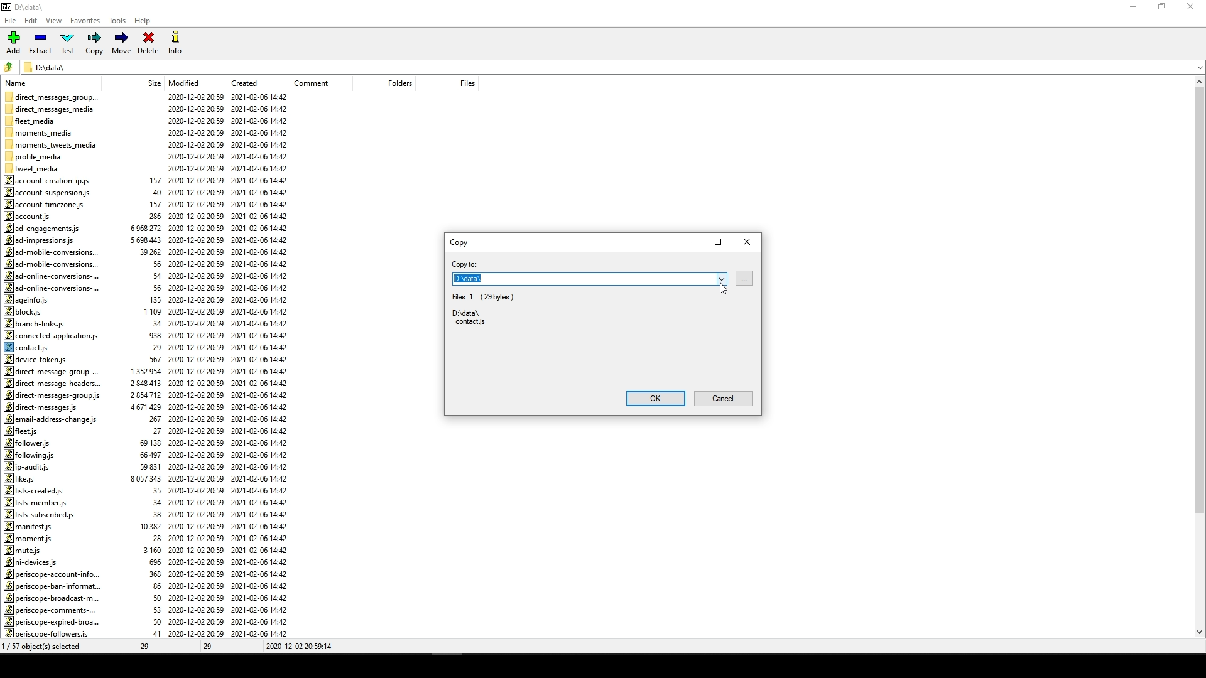 Image resolution: width=1206 pixels, height=678 pixels. Describe the element at coordinates (41, 228) in the screenshot. I see `ad-engagements.js` at that location.